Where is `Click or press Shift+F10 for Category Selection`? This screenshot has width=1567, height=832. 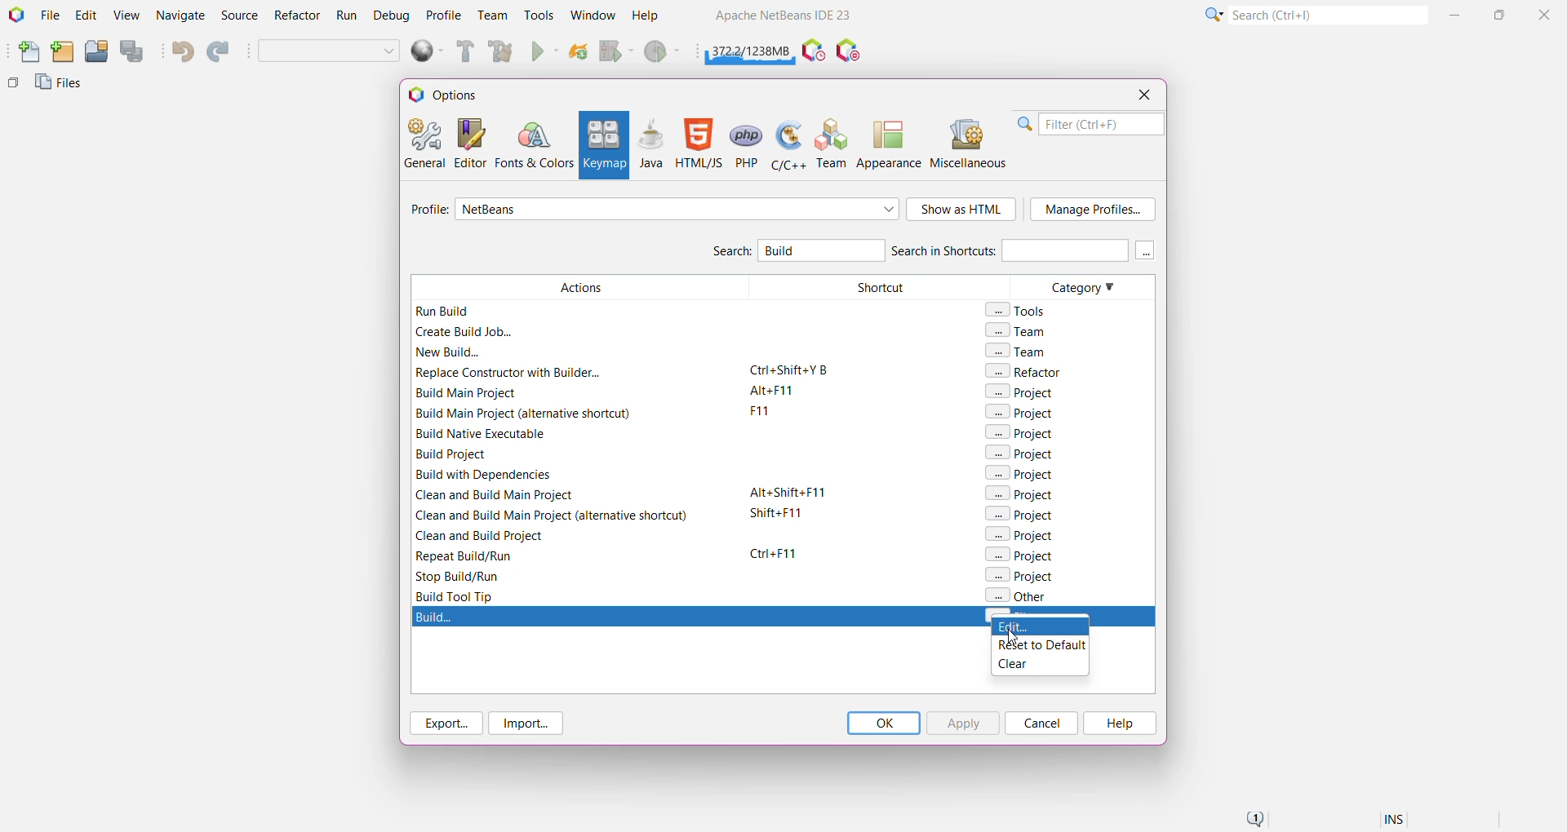 Click or press Shift+F10 for Category Selection is located at coordinates (1212, 14).